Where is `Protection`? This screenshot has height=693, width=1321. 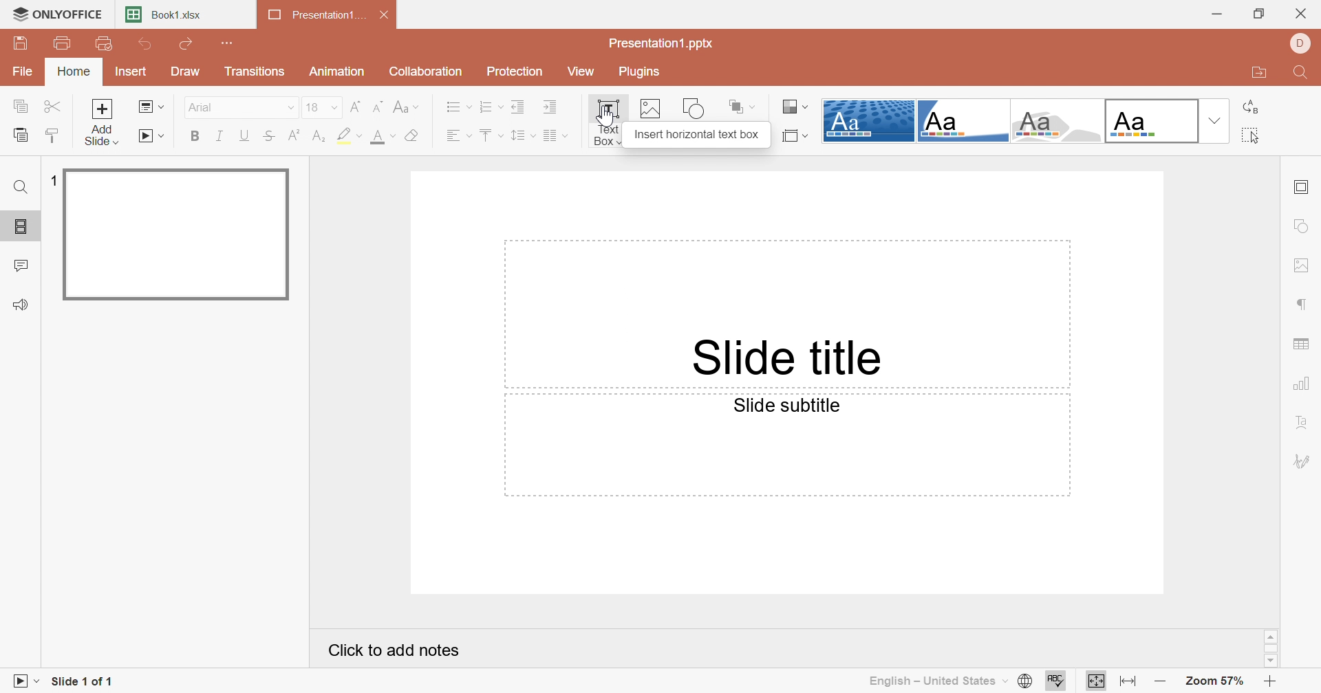
Protection is located at coordinates (516, 71).